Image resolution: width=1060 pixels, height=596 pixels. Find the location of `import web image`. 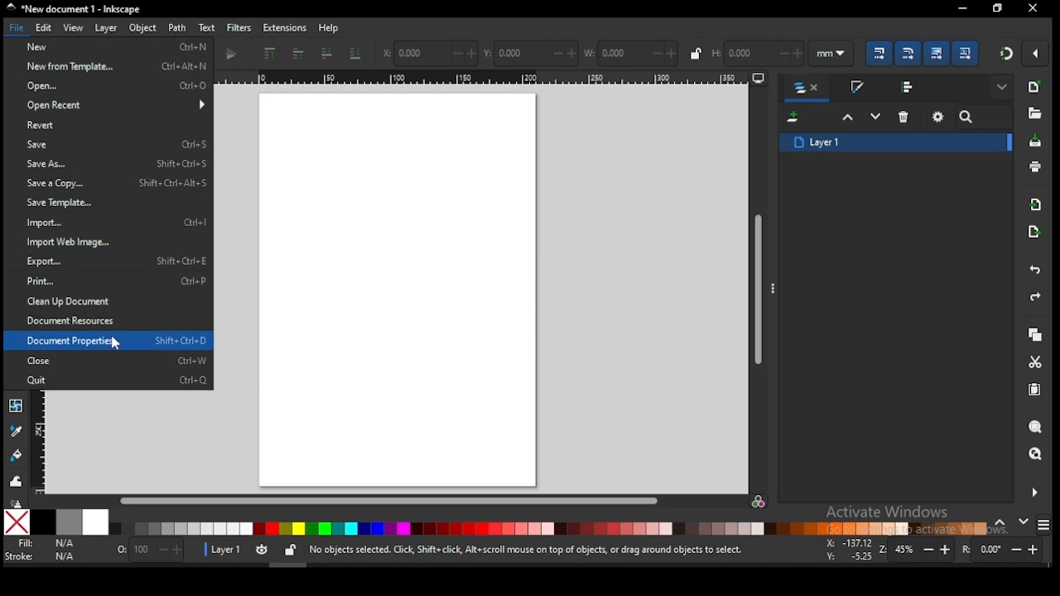

import web image is located at coordinates (77, 243).